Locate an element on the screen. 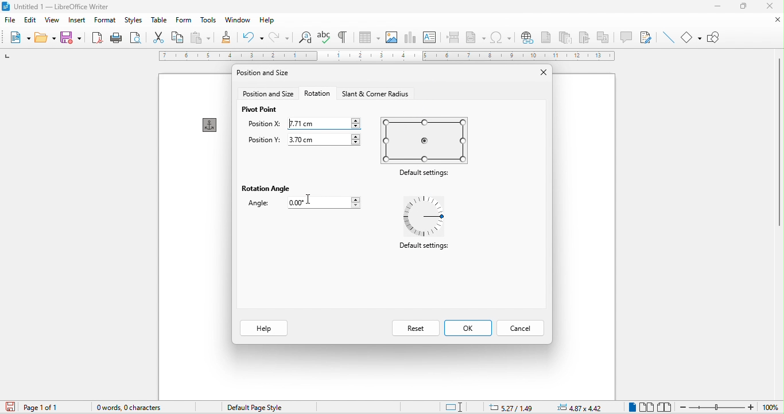  print is located at coordinates (115, 37).